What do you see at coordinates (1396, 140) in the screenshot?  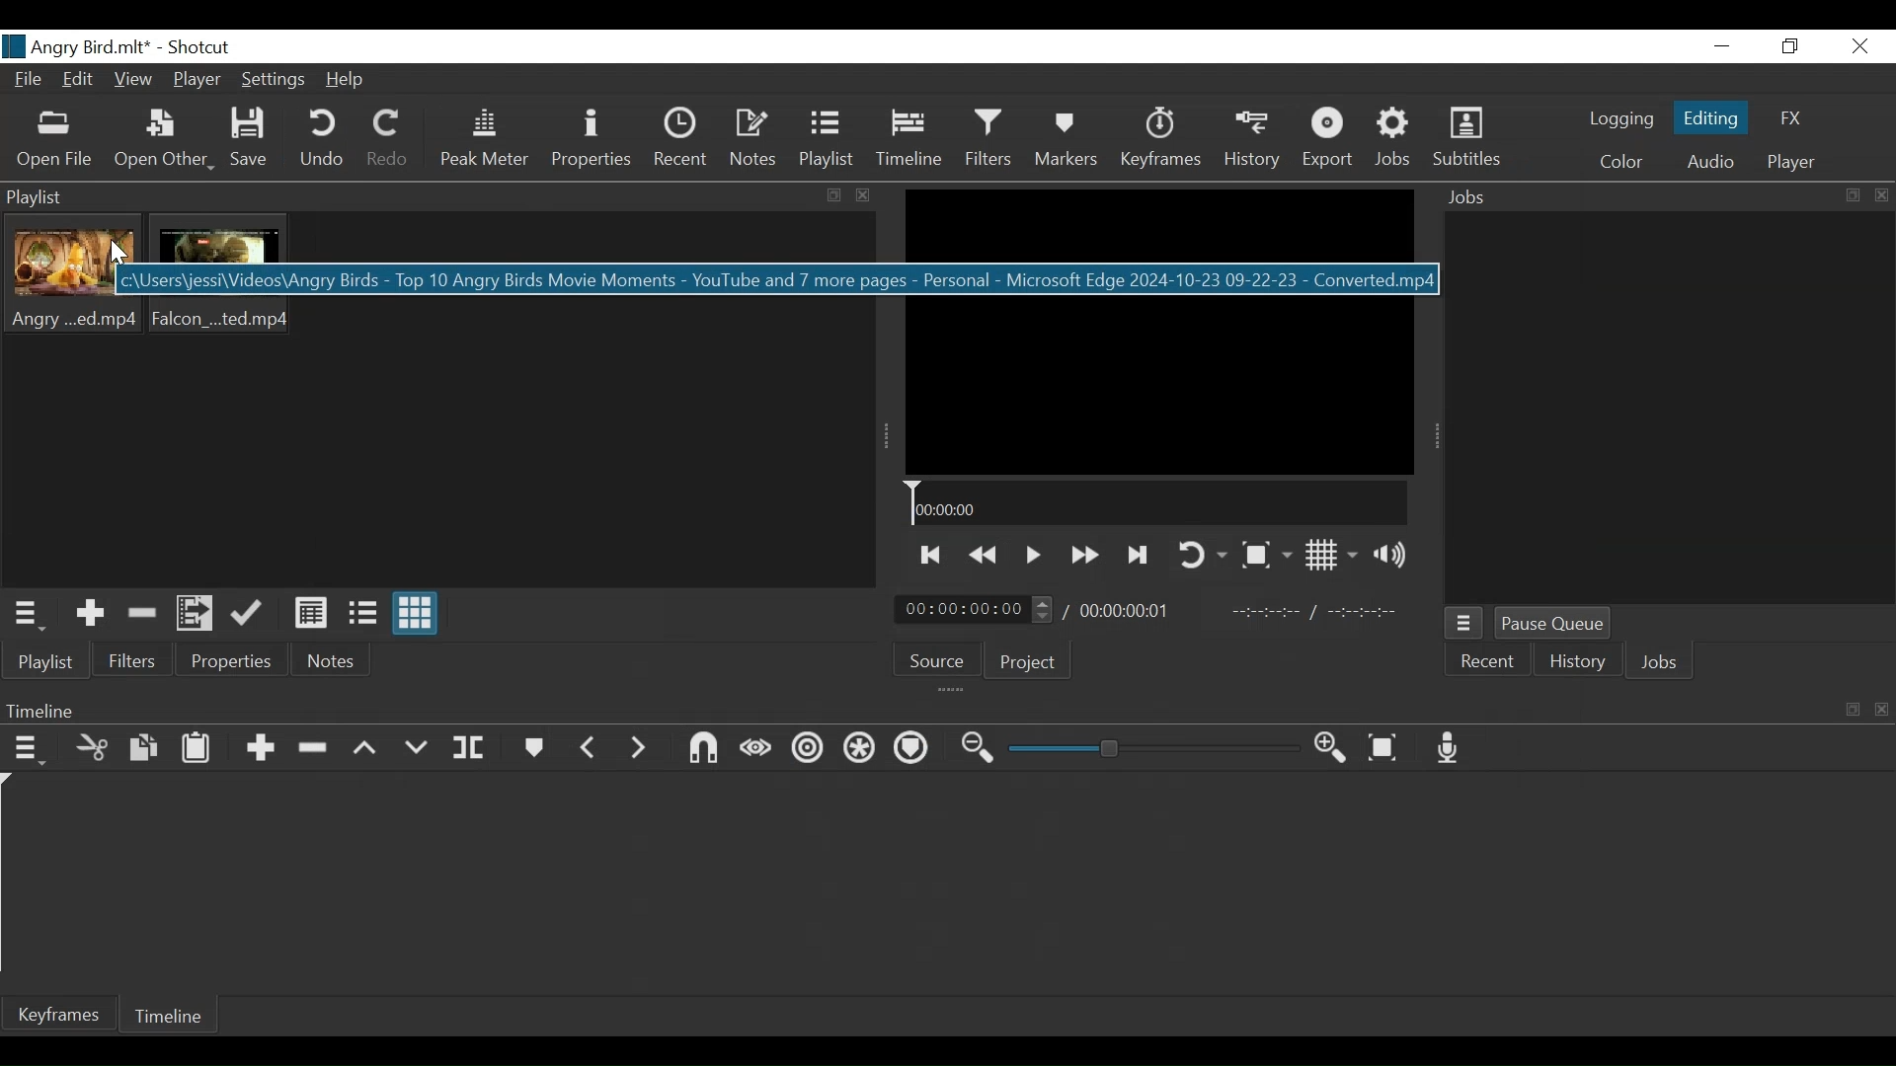 I see `Jobs` at bounding box center [1396, 140].